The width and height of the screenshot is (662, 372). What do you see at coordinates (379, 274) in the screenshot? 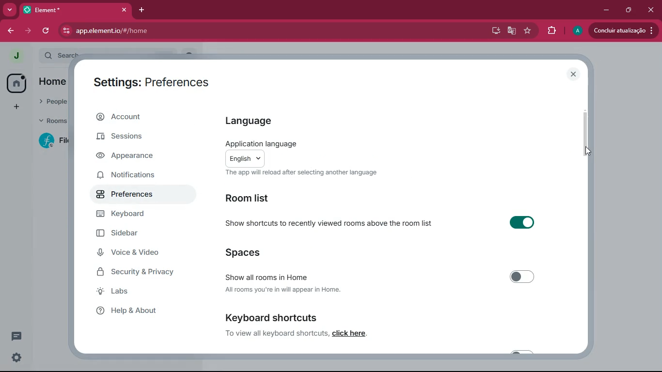
I see `show all rooms in home` at bounding box center [379, 274].